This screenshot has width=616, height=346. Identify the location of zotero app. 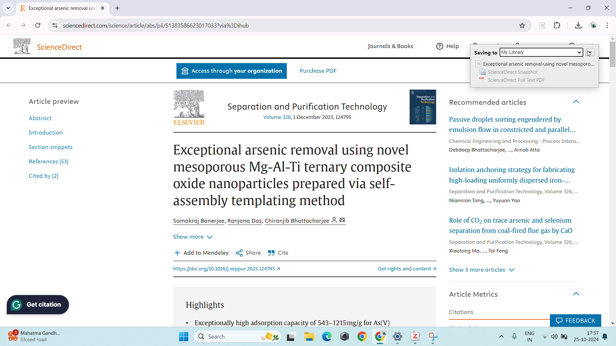
(414, 336).